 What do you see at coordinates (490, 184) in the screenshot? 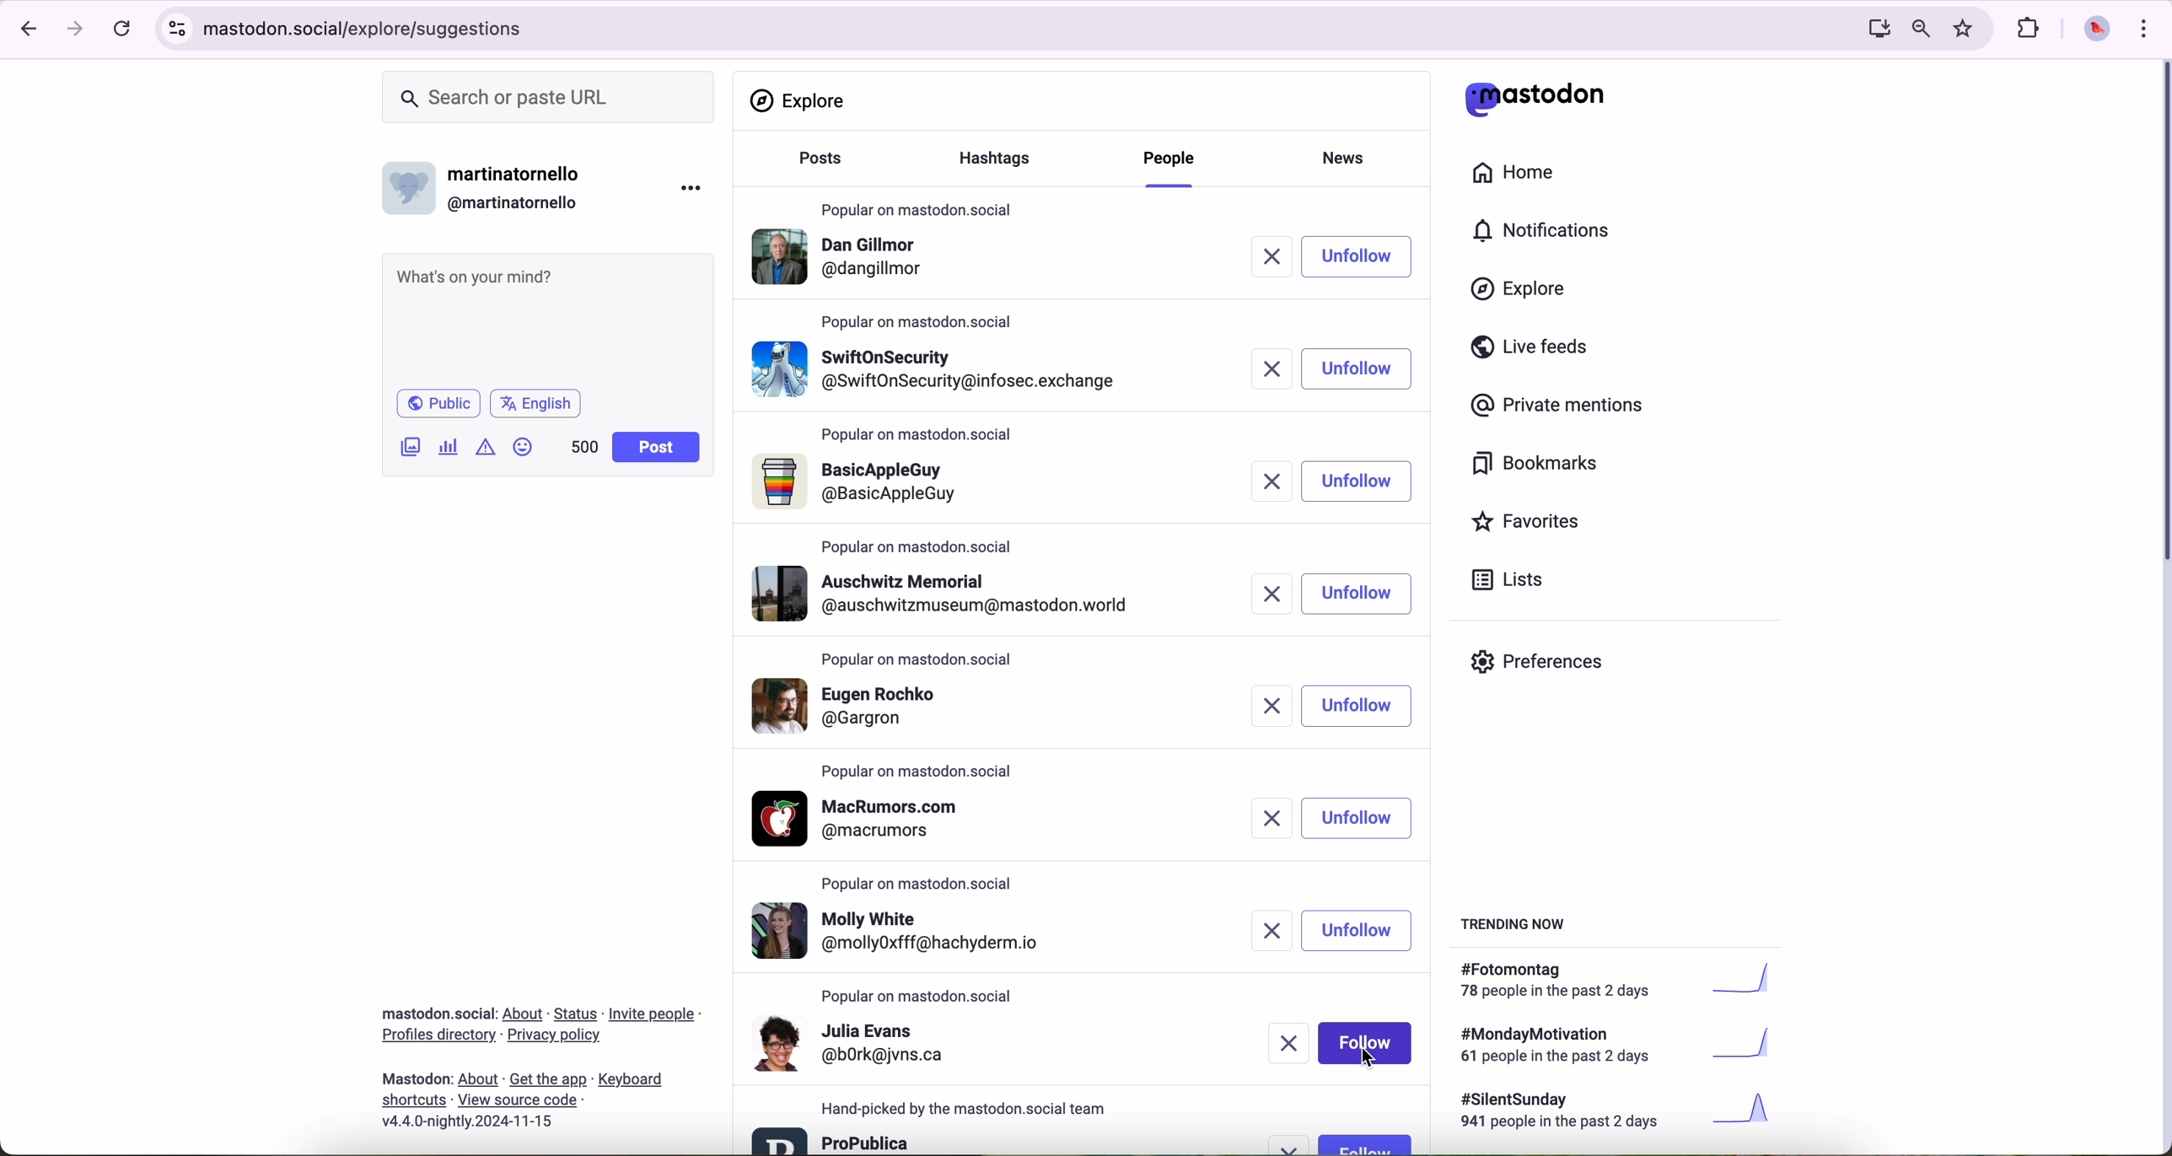
I see `username` at bounding box center [490, 184].